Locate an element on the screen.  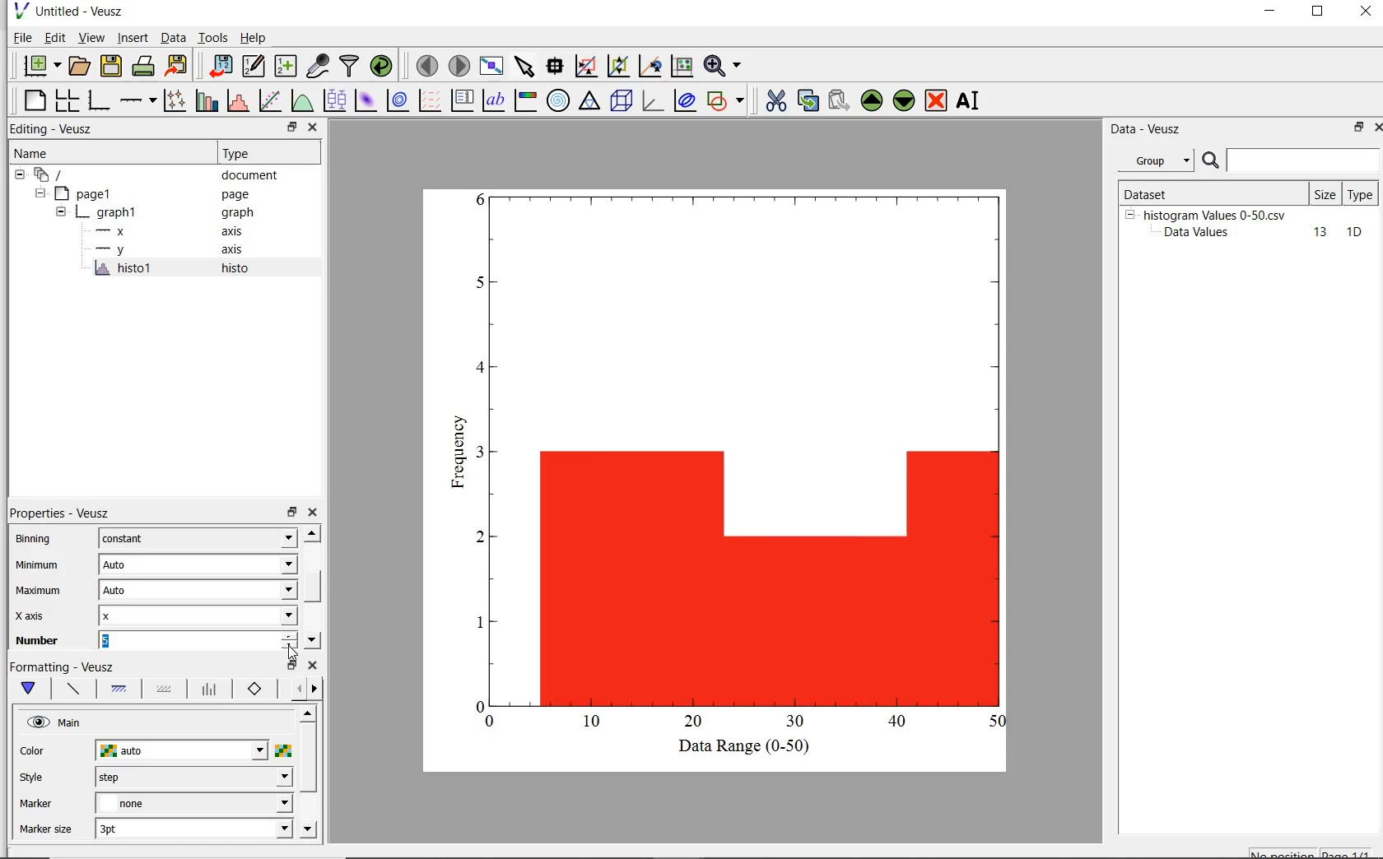
hide is located at coordinates (1129, 214).